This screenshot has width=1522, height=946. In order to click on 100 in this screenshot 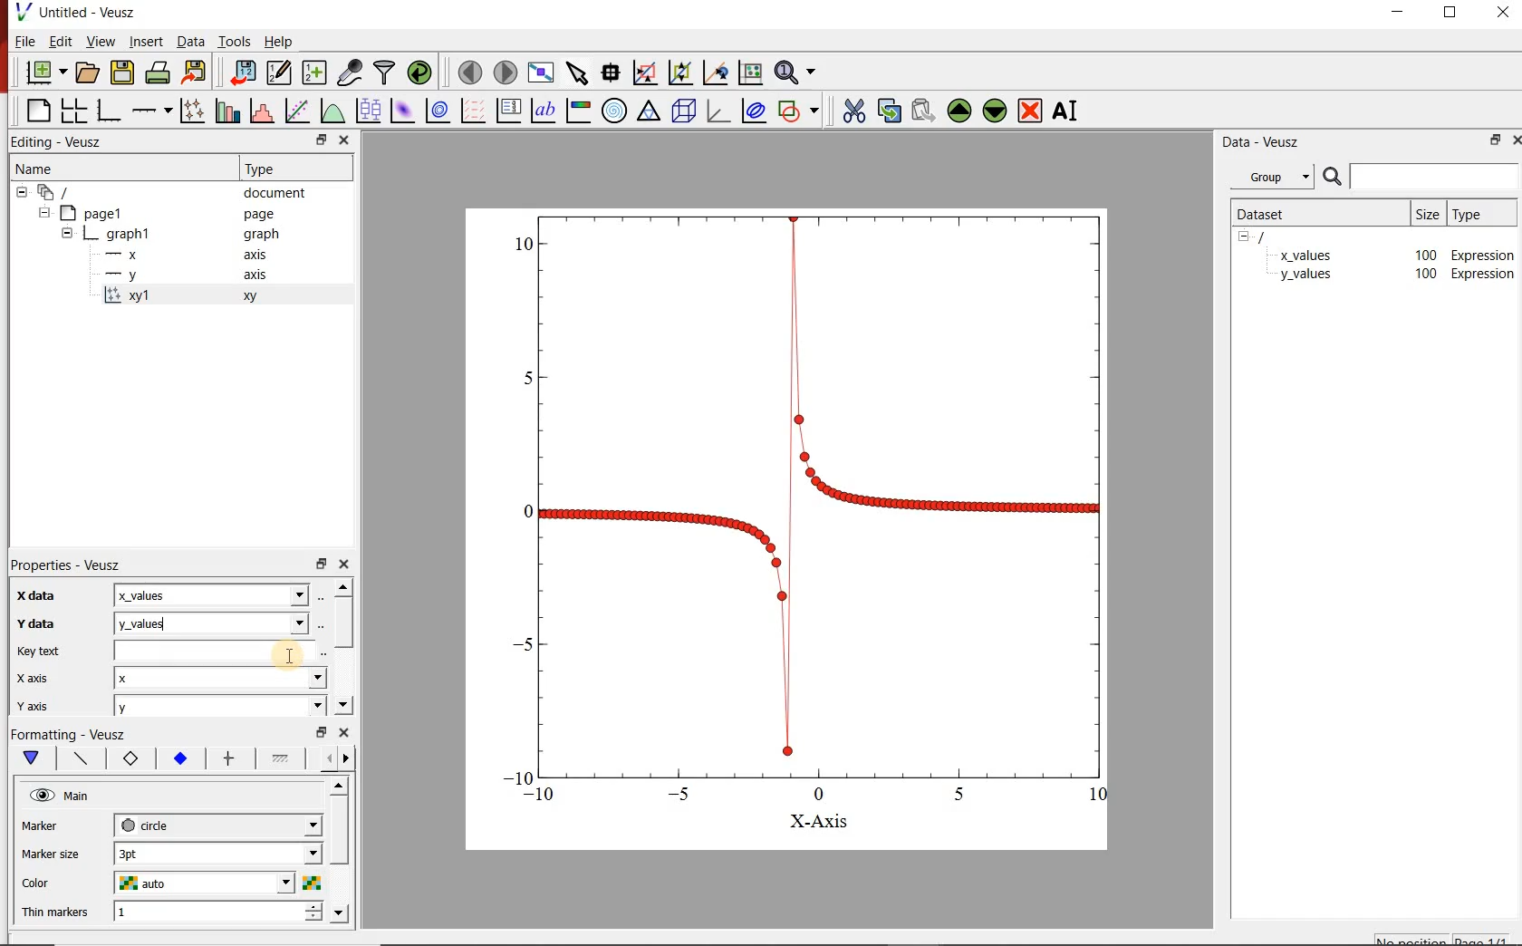, I will do `click(1424, 275)`.